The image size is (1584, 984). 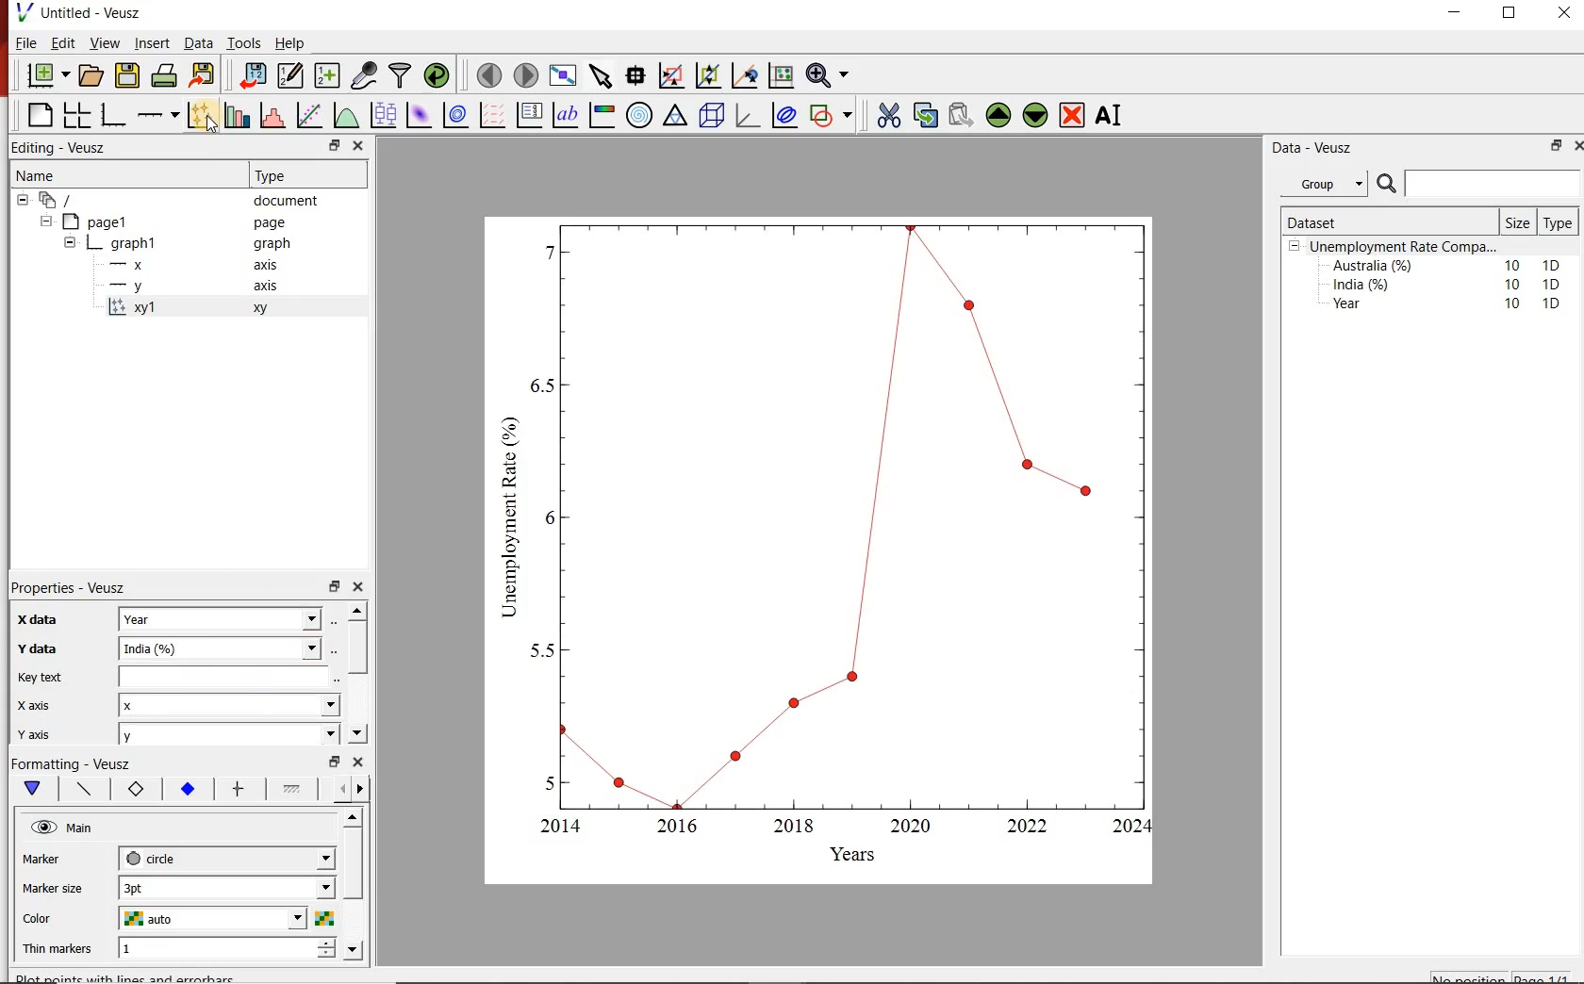 What do you see at coordinates (223, 886) in the screenshot?
I see `1 pt` at bounding box center [223, 886].